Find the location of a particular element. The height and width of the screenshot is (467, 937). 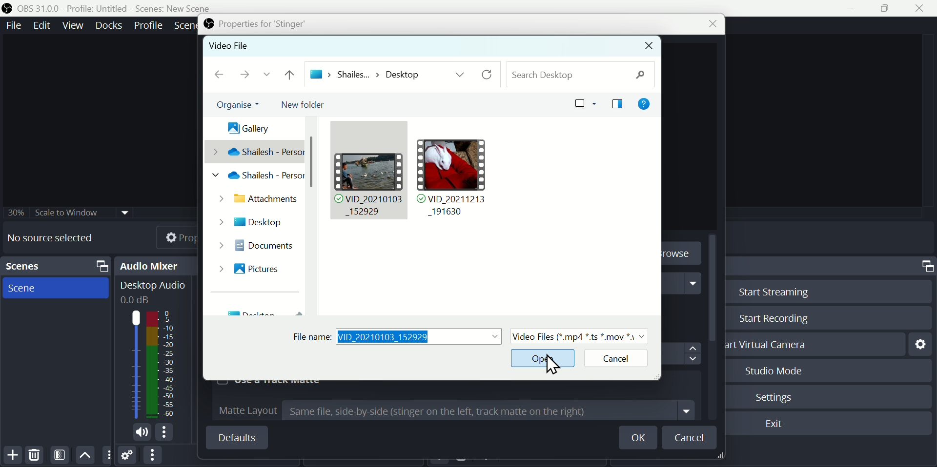

minimise is located at coordinates (855, 8).